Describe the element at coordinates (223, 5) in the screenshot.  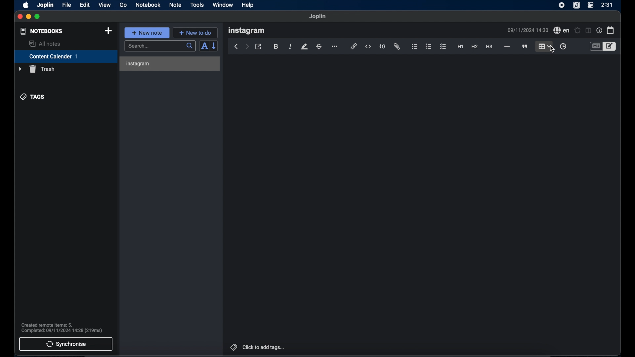
I see `window` at that location.